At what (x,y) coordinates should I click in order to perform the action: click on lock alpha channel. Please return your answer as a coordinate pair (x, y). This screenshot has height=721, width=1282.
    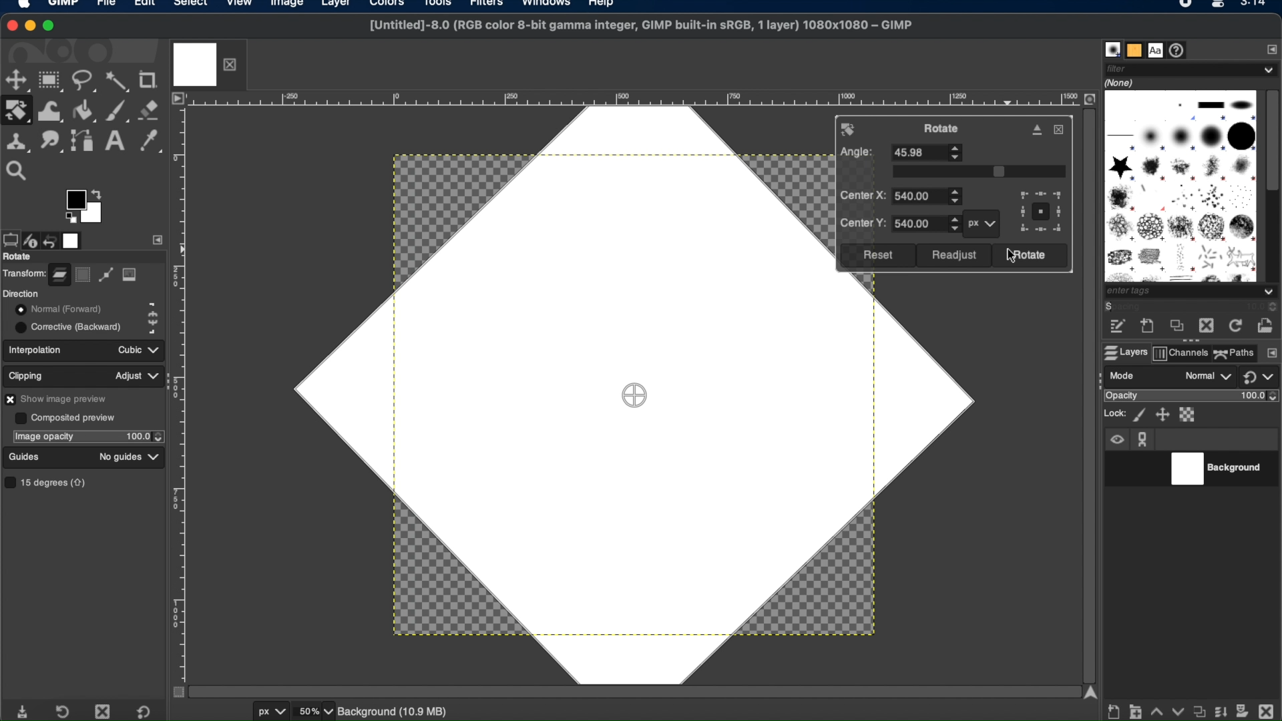
    Looking at the image, I should click on (1189, 415).